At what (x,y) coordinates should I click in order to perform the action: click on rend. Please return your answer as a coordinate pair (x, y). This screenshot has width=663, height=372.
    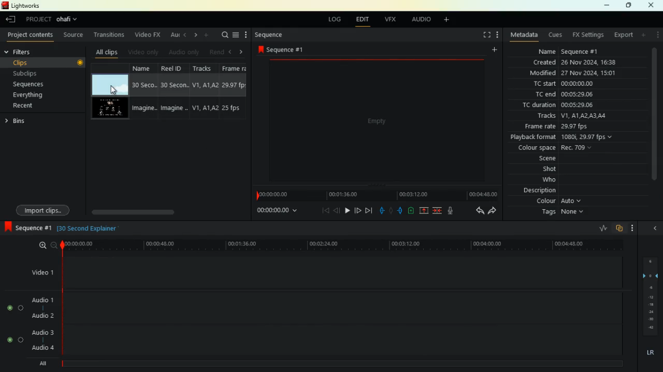
    Looking at the image, I should click on (218, 52).